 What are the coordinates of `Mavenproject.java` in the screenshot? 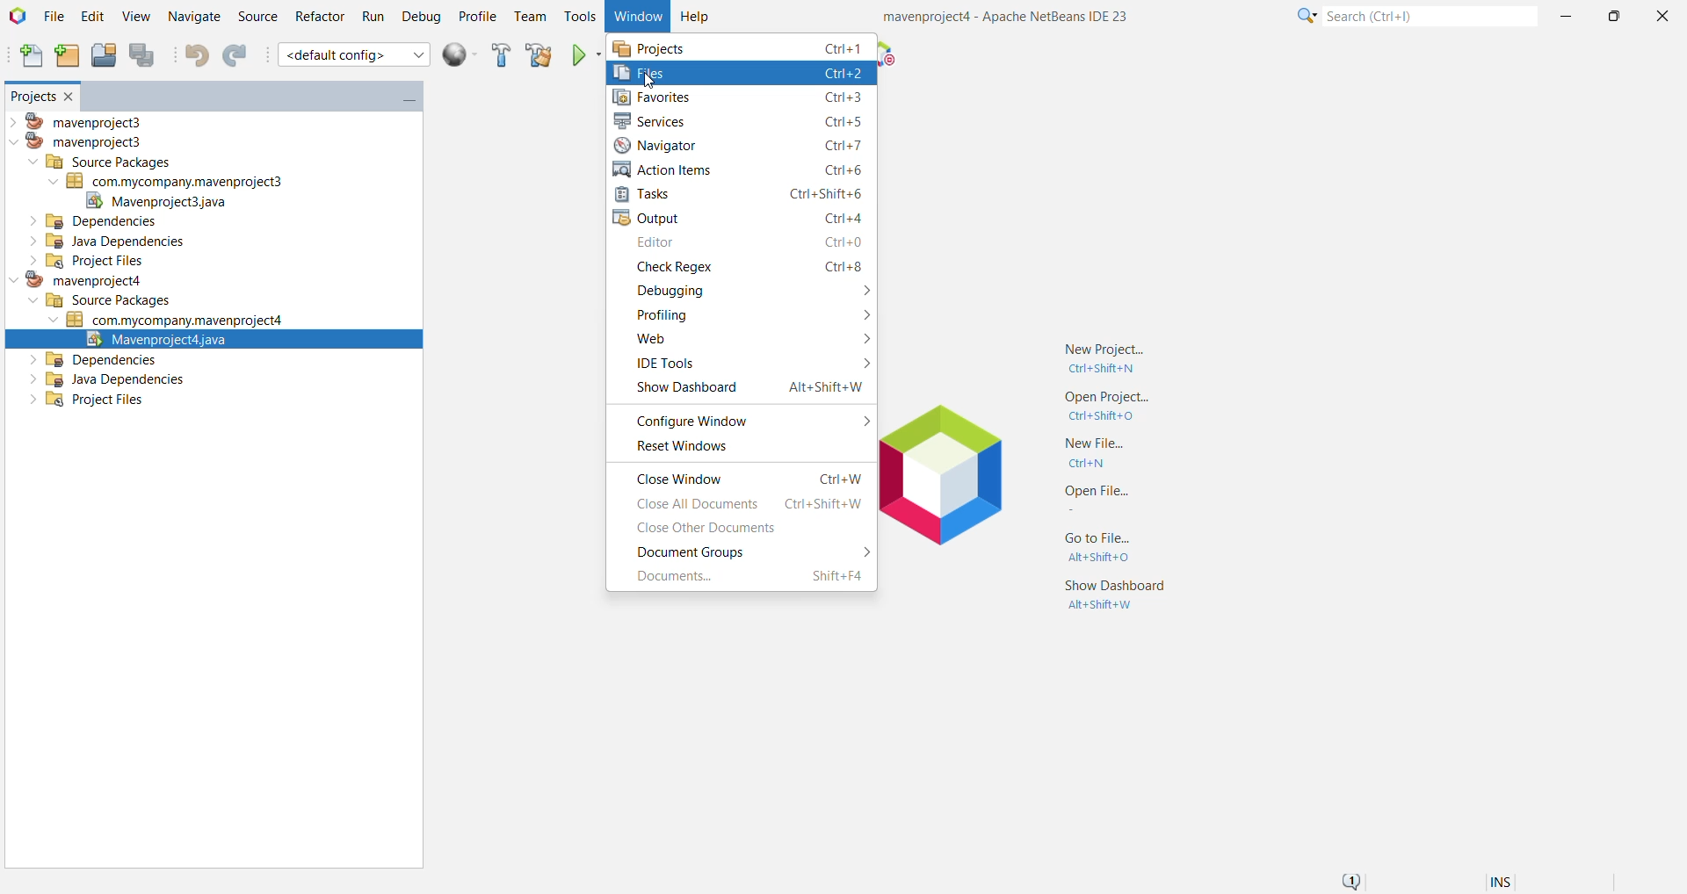 It's located at (157, 201).